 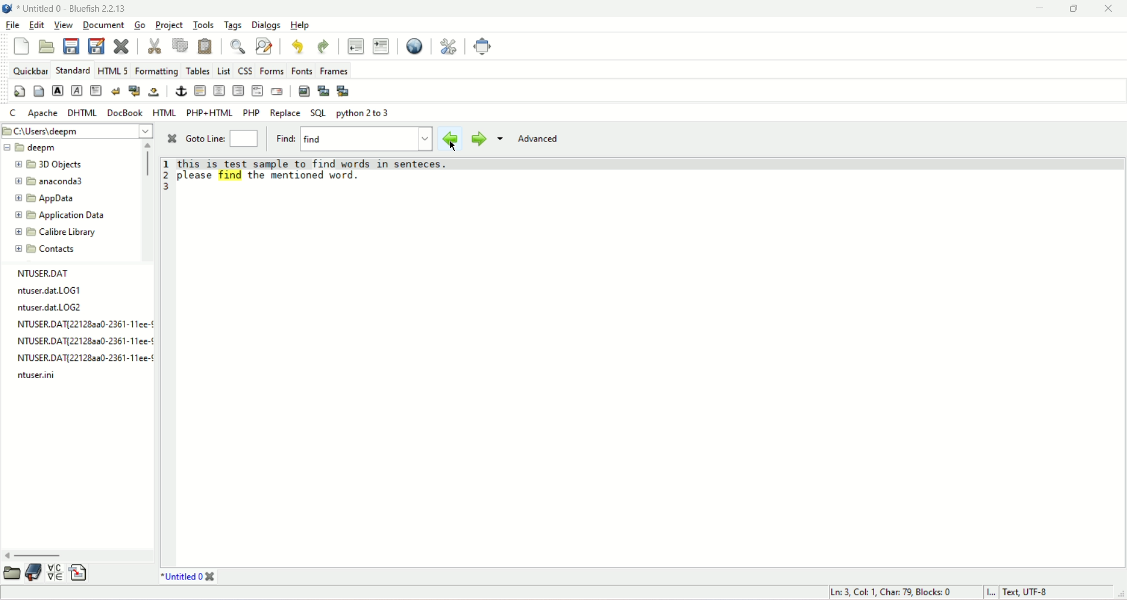 I want to click on DHTML, so click(x=82, y=113).